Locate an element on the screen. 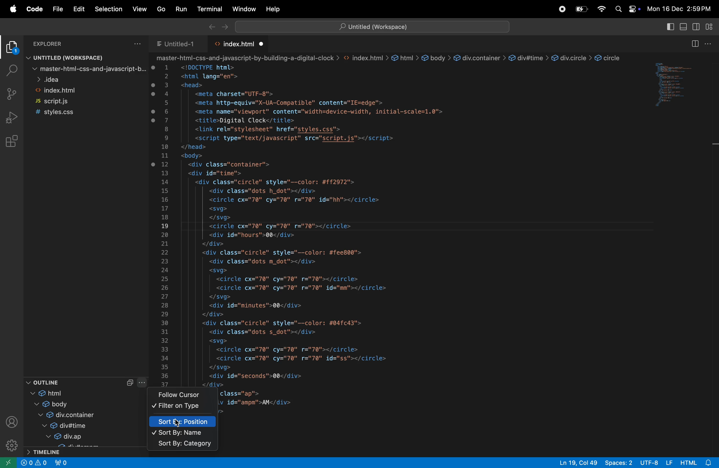  <html lang="en">
<head>
<meta charset="UTF-8">
<meta http-equiv="X-UA-Compatible" content="IE=edge">
<meta name="viewport" content="width=device-width, initial-scale=1.0">
<title>Digital Clock</title>
<link rel="stylesheet" href="styles.css">
<script type="text/javascript" src="script.js"></script>
</head>
<body>
<div class="container">
<div id="time">
<div class="circle" style="--color: #ff2972">
<div class="dots h_dot"></div>
<circle cx="70" cy="70" r="70" id="hh"></circle>
<svg>
</svg>
<circle cx="70" cy="70" r="70"></circle>
<div id="hours">00</div>
</div>
<div class="circle" style="--color: #fee800">
<div class="dots m_dot"></div>
<svg>
<circle cx="70" cy="70" r="70"></circle>
<circle cx="70" cy="70" r="70" id="mm"></circle>
</svg>
<div id="minutes">00</div>
</div>
<div class="circle" style="--color: #04fc43">
<div class="dots s_dot"></div>
<svg>
<circle cx="70" cy="70" r="70"></circle>
<circle cx="70" cy="70" r="70" id="ss"></circle>
</svg>
<div id="seconds">00</div>
</div>
<div class="ap">
<div id="ampm">AM</div>
</div>
</div>
</div>
</body>
</html> is located at coordinates (321, 225).